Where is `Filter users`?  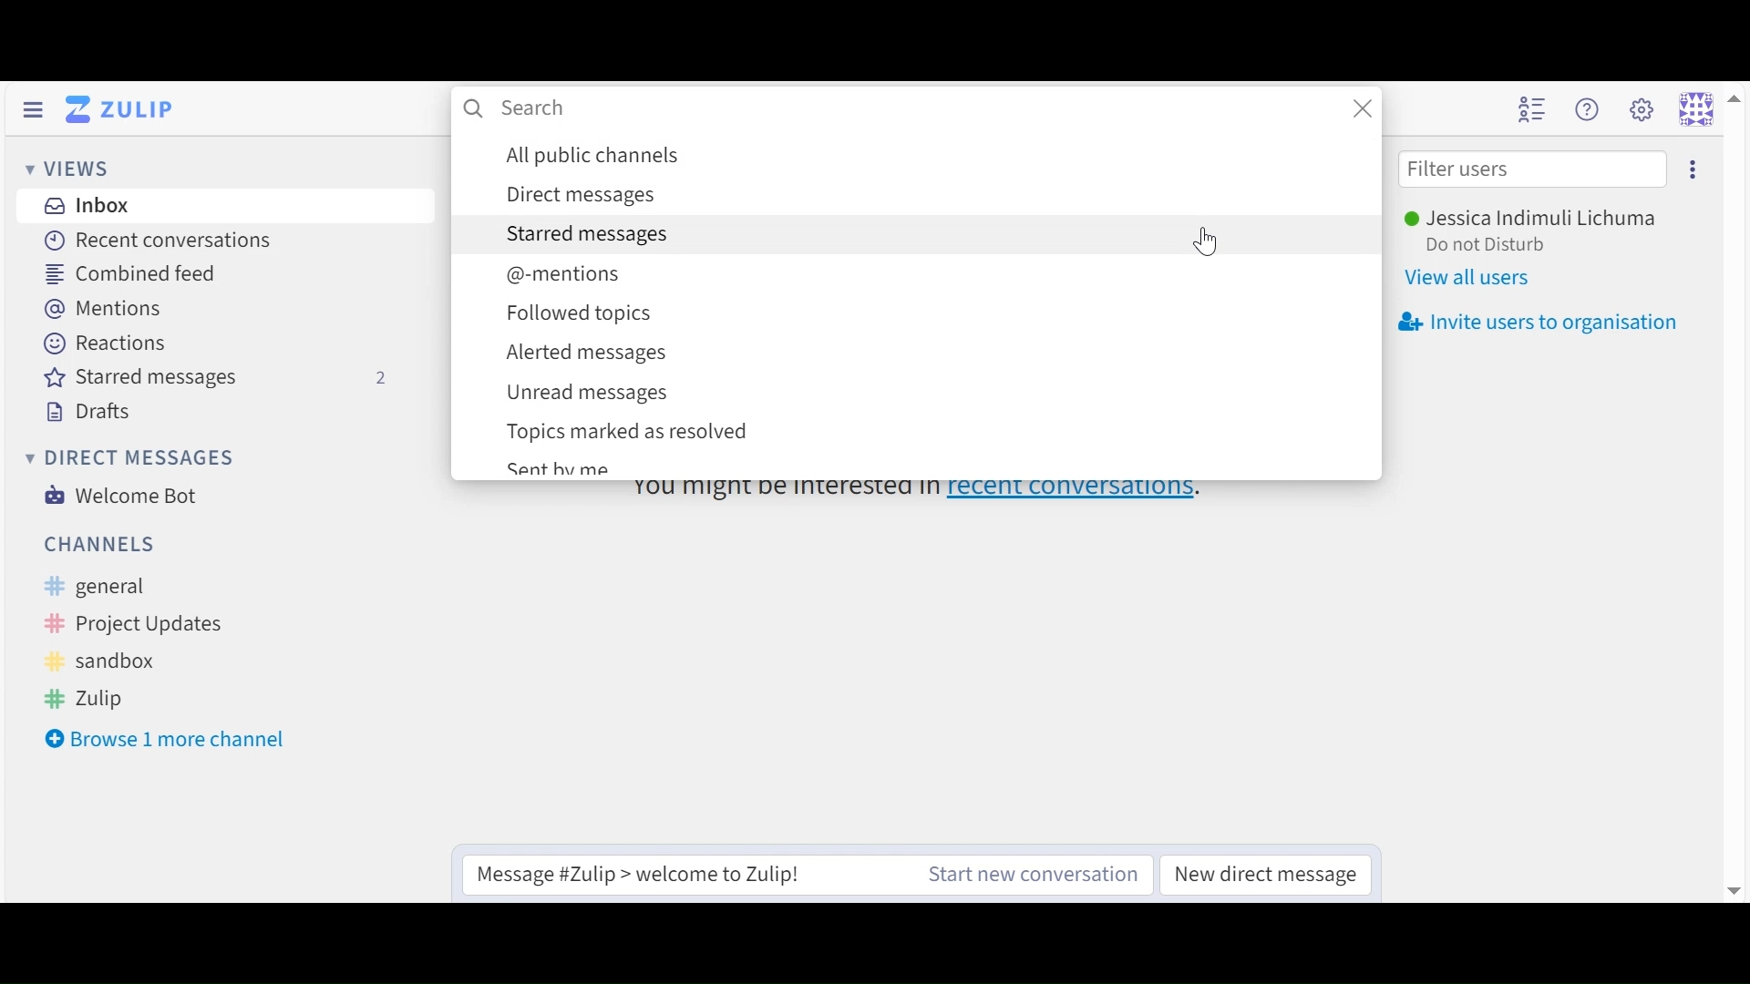 Filter users is located at coordinates (1532, 169).